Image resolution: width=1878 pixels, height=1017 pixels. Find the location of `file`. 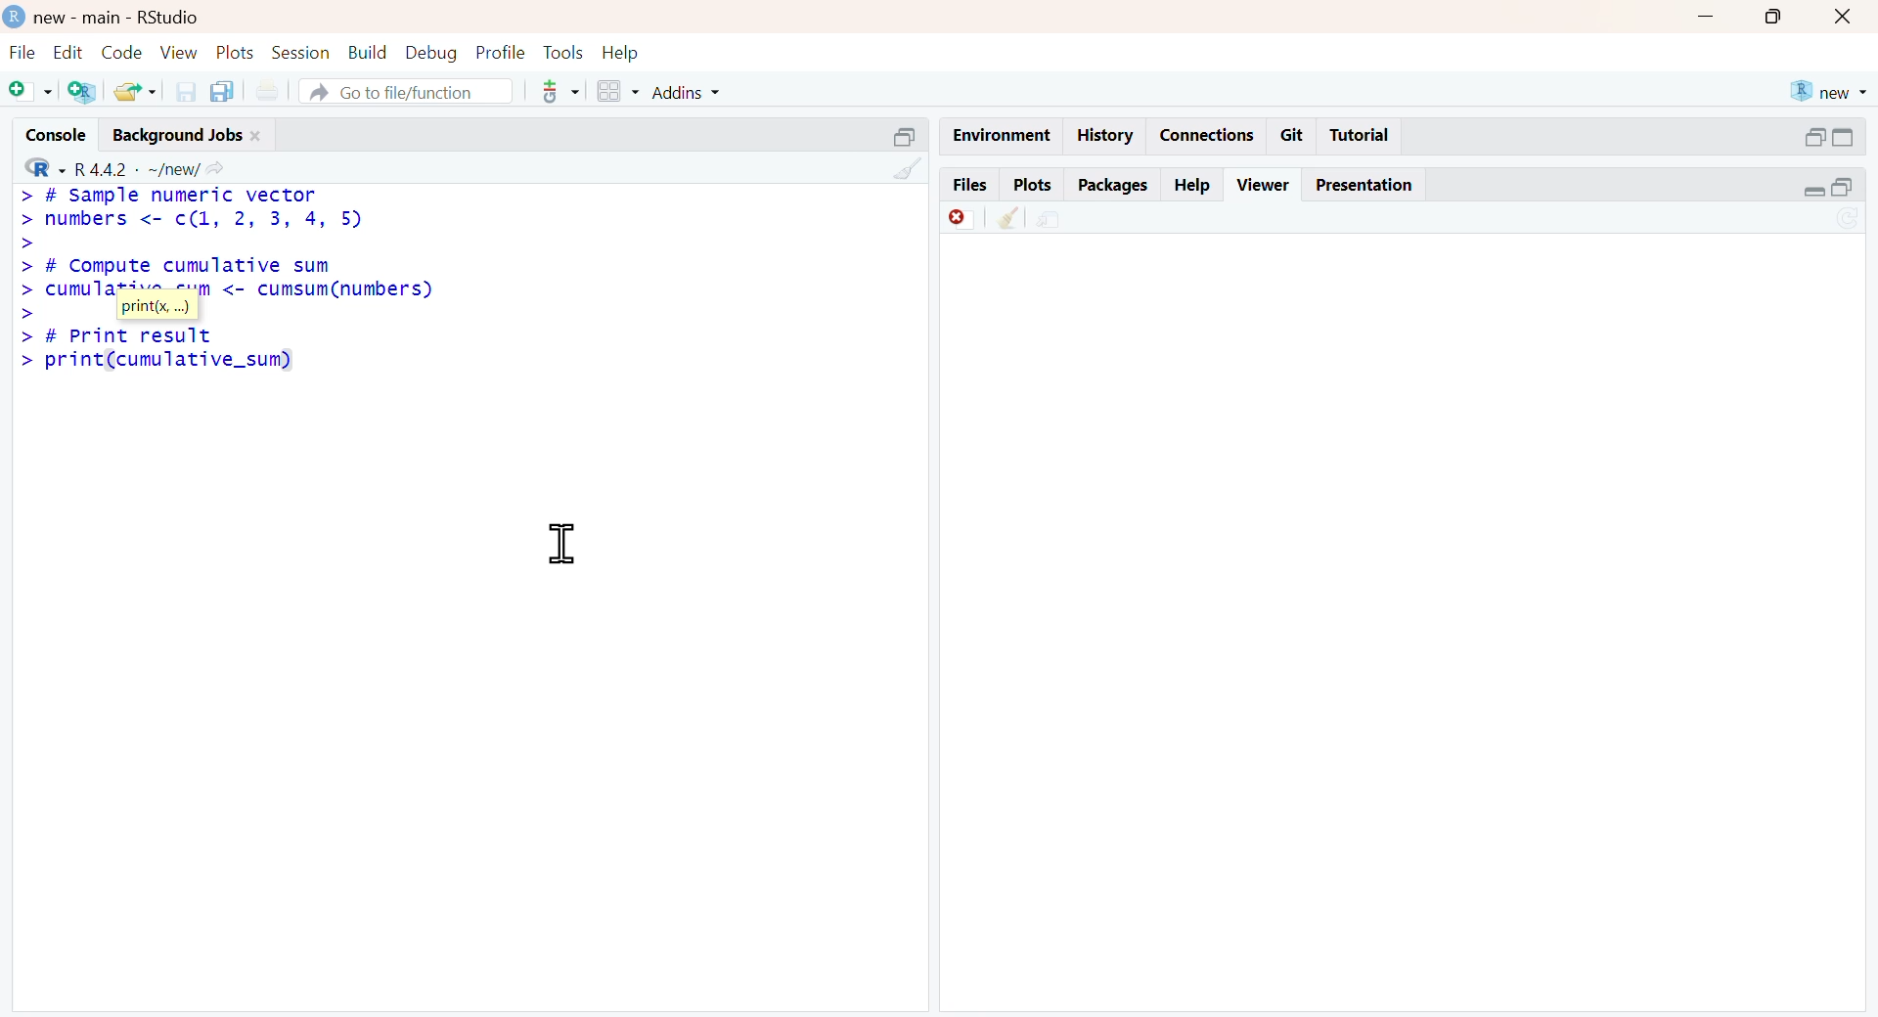

file is located at coordinates (25, 52).